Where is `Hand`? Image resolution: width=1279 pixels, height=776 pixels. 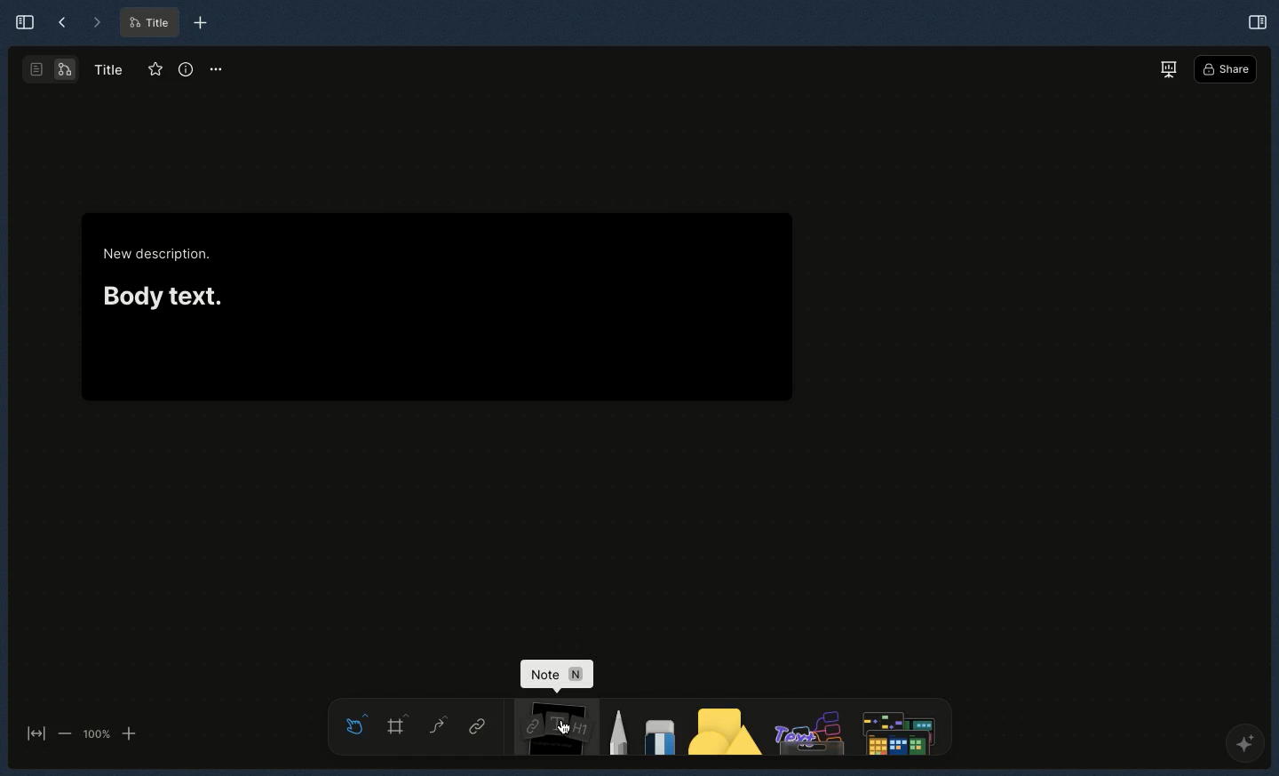
Hand is located at coordinates (352, 722).